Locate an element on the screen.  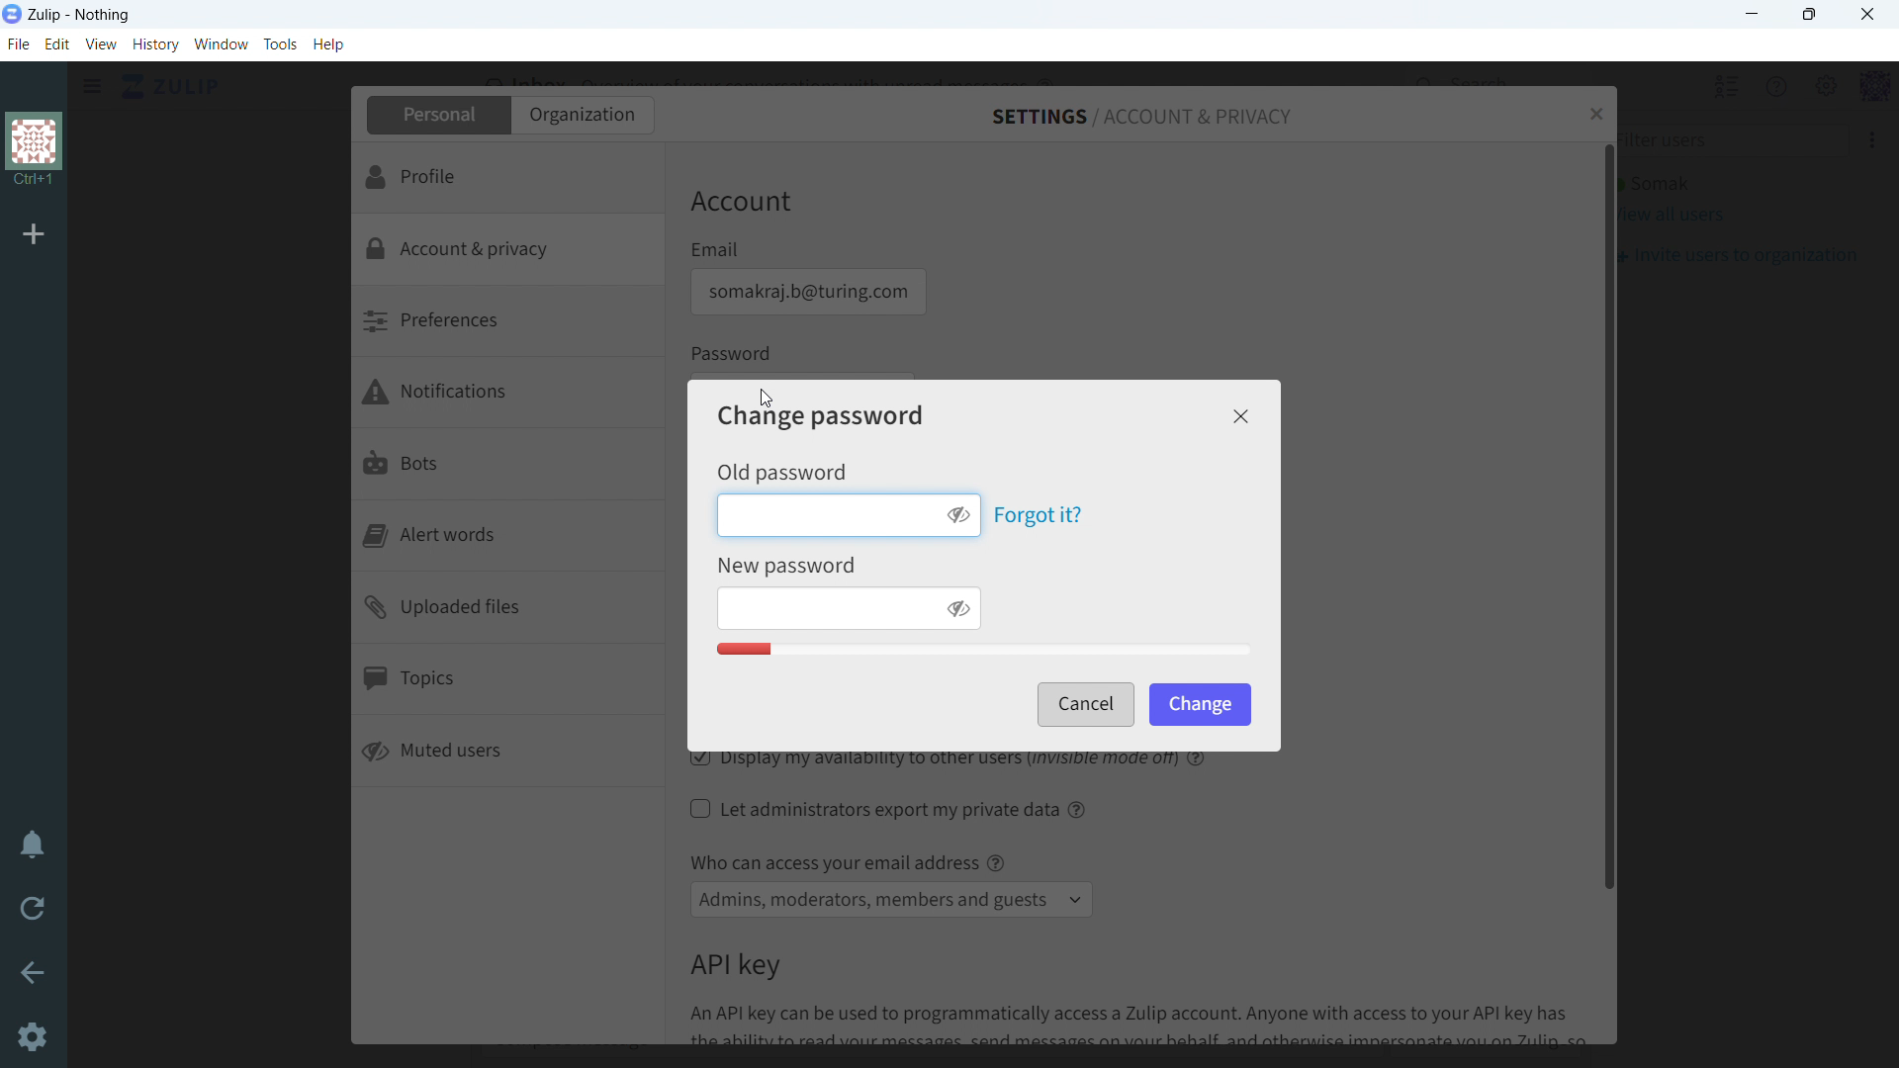
topics is located at coordinates (508, 682).